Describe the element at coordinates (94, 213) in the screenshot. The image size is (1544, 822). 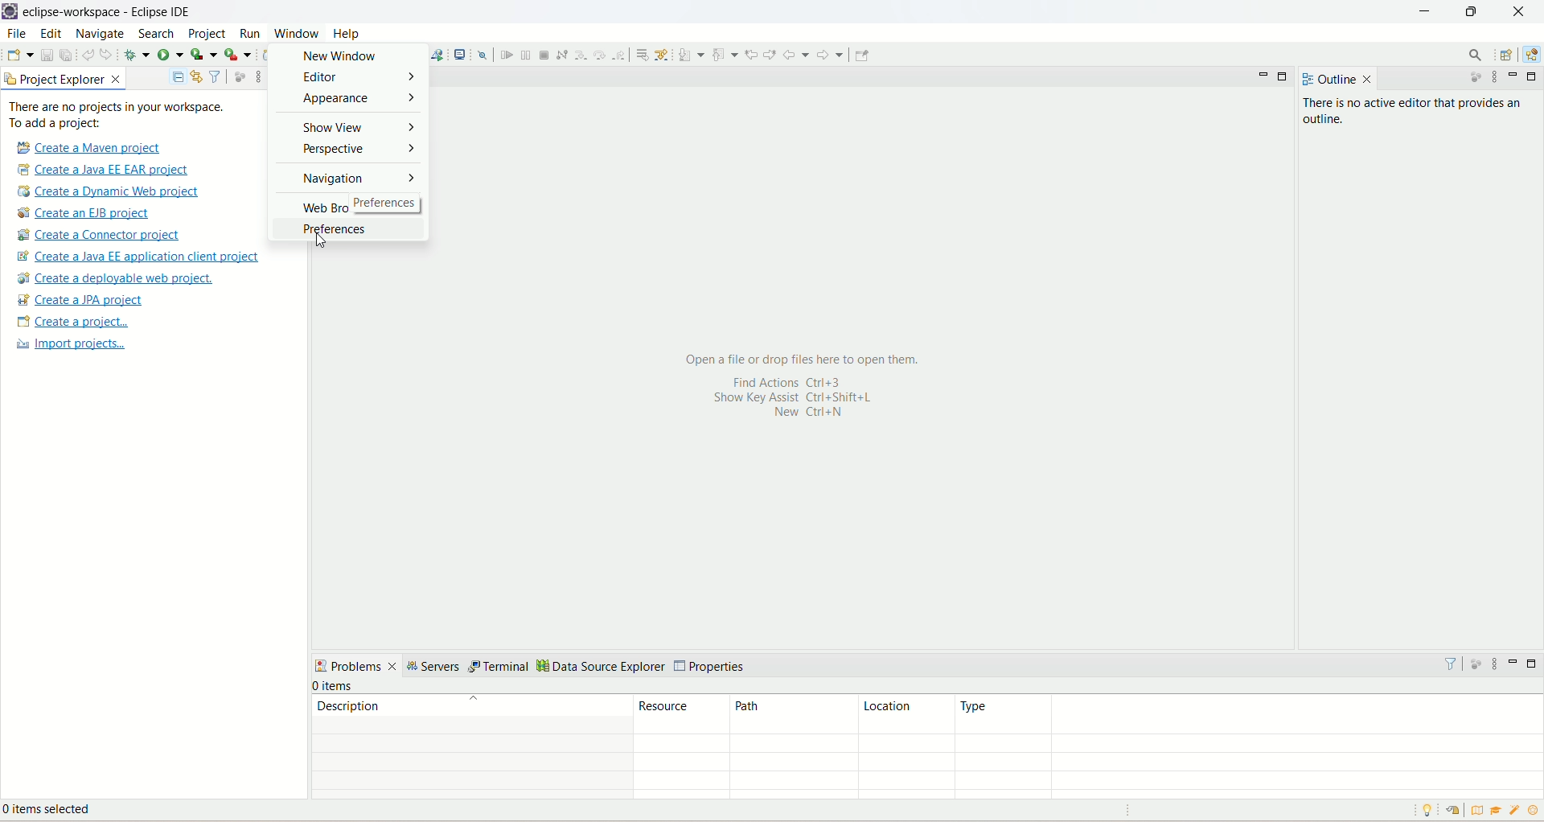
I see `create a EJB project` at that location.